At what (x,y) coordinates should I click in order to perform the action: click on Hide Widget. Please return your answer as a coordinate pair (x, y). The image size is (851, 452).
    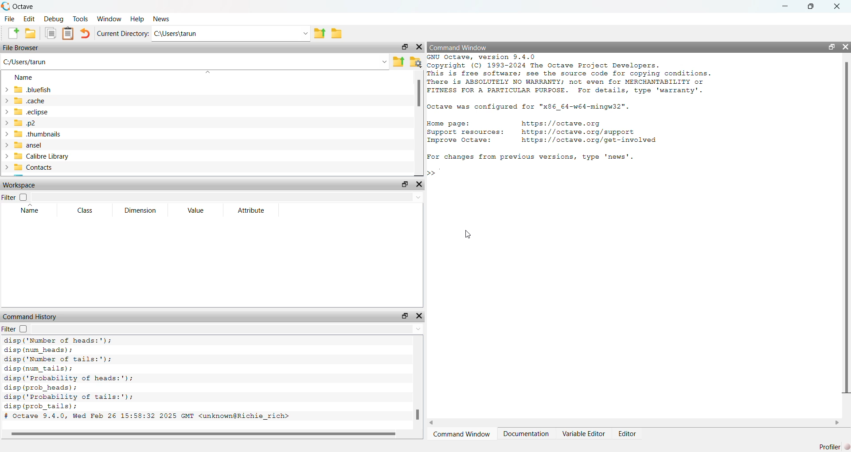
    Looking at the image, I should click on (418, 184).